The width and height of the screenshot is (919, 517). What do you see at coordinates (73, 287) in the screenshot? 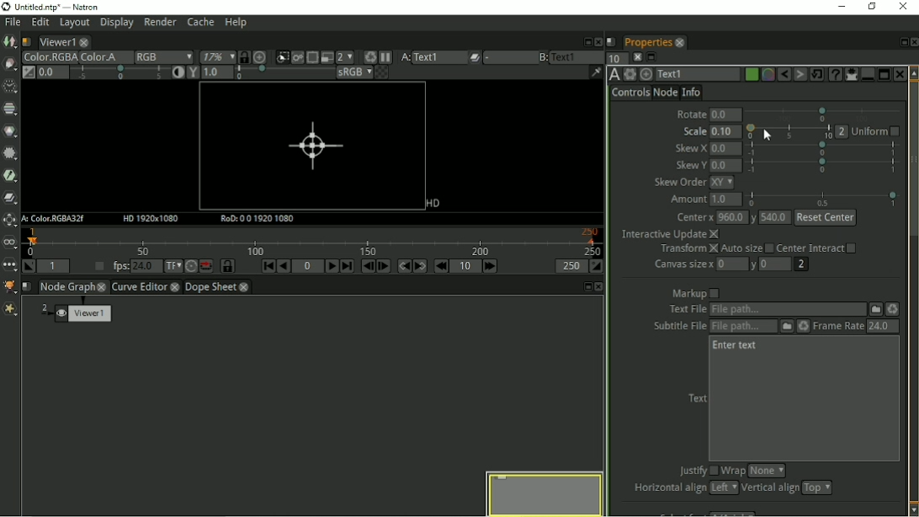
I see `Node graph` at bounding box center [73, 287].